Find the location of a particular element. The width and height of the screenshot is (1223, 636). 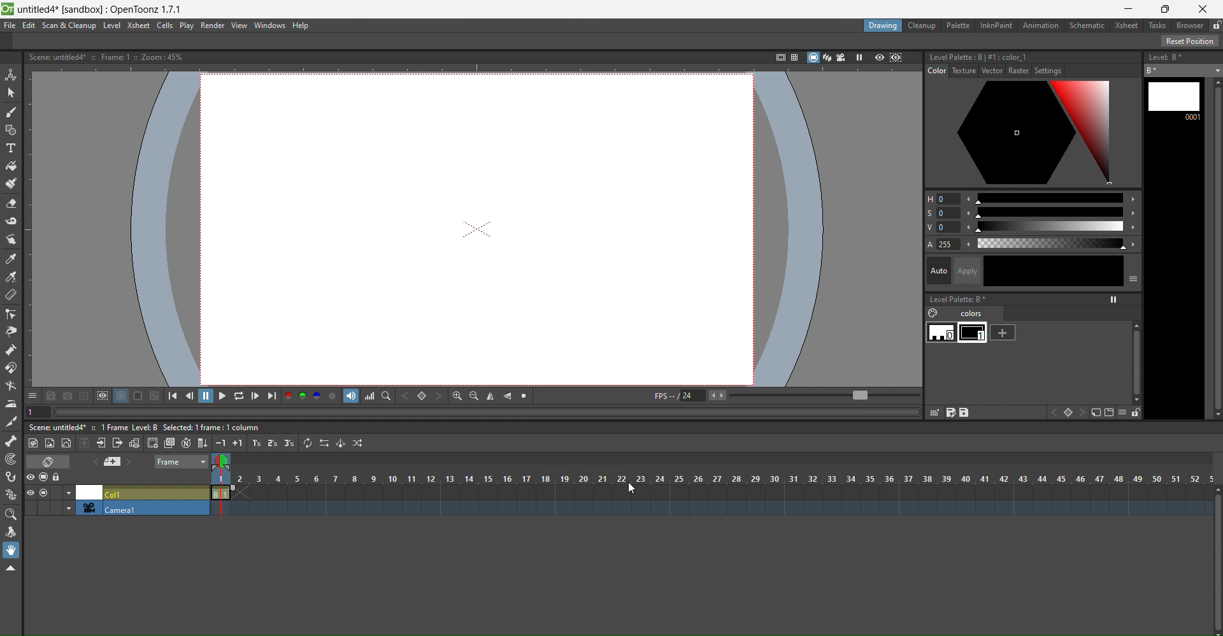

auto input cell number is located at coordinates (186, 442).